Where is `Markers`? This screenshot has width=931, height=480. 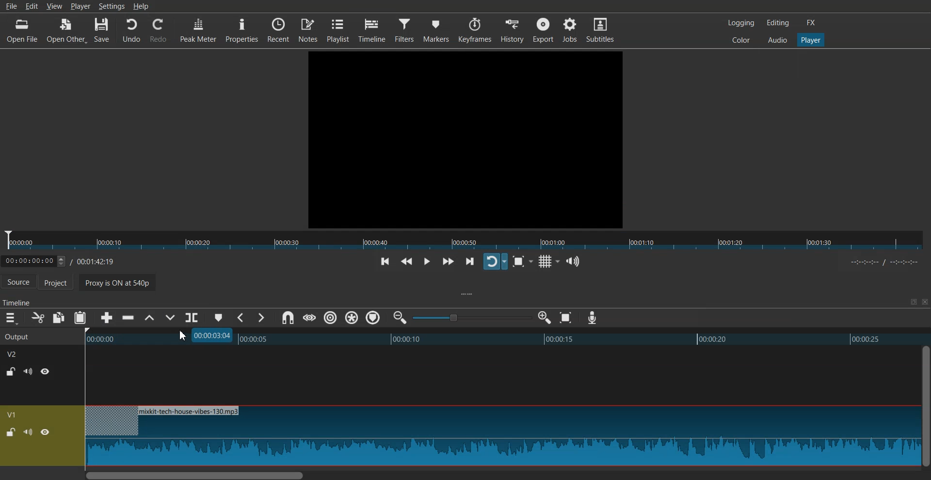 Markers is located at coordinates (436, 30).